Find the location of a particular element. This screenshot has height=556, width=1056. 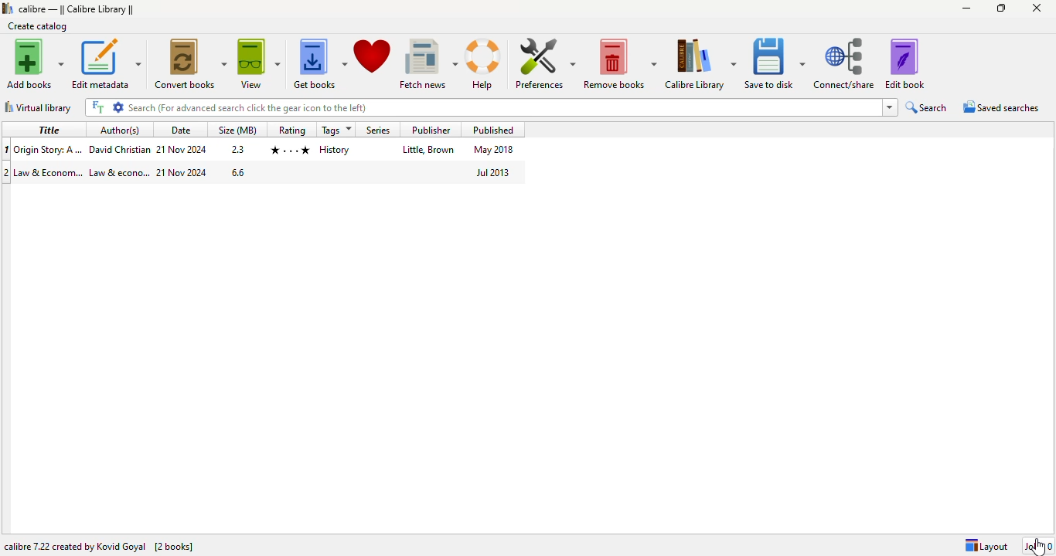

rating is located at coordinates (291, 129).